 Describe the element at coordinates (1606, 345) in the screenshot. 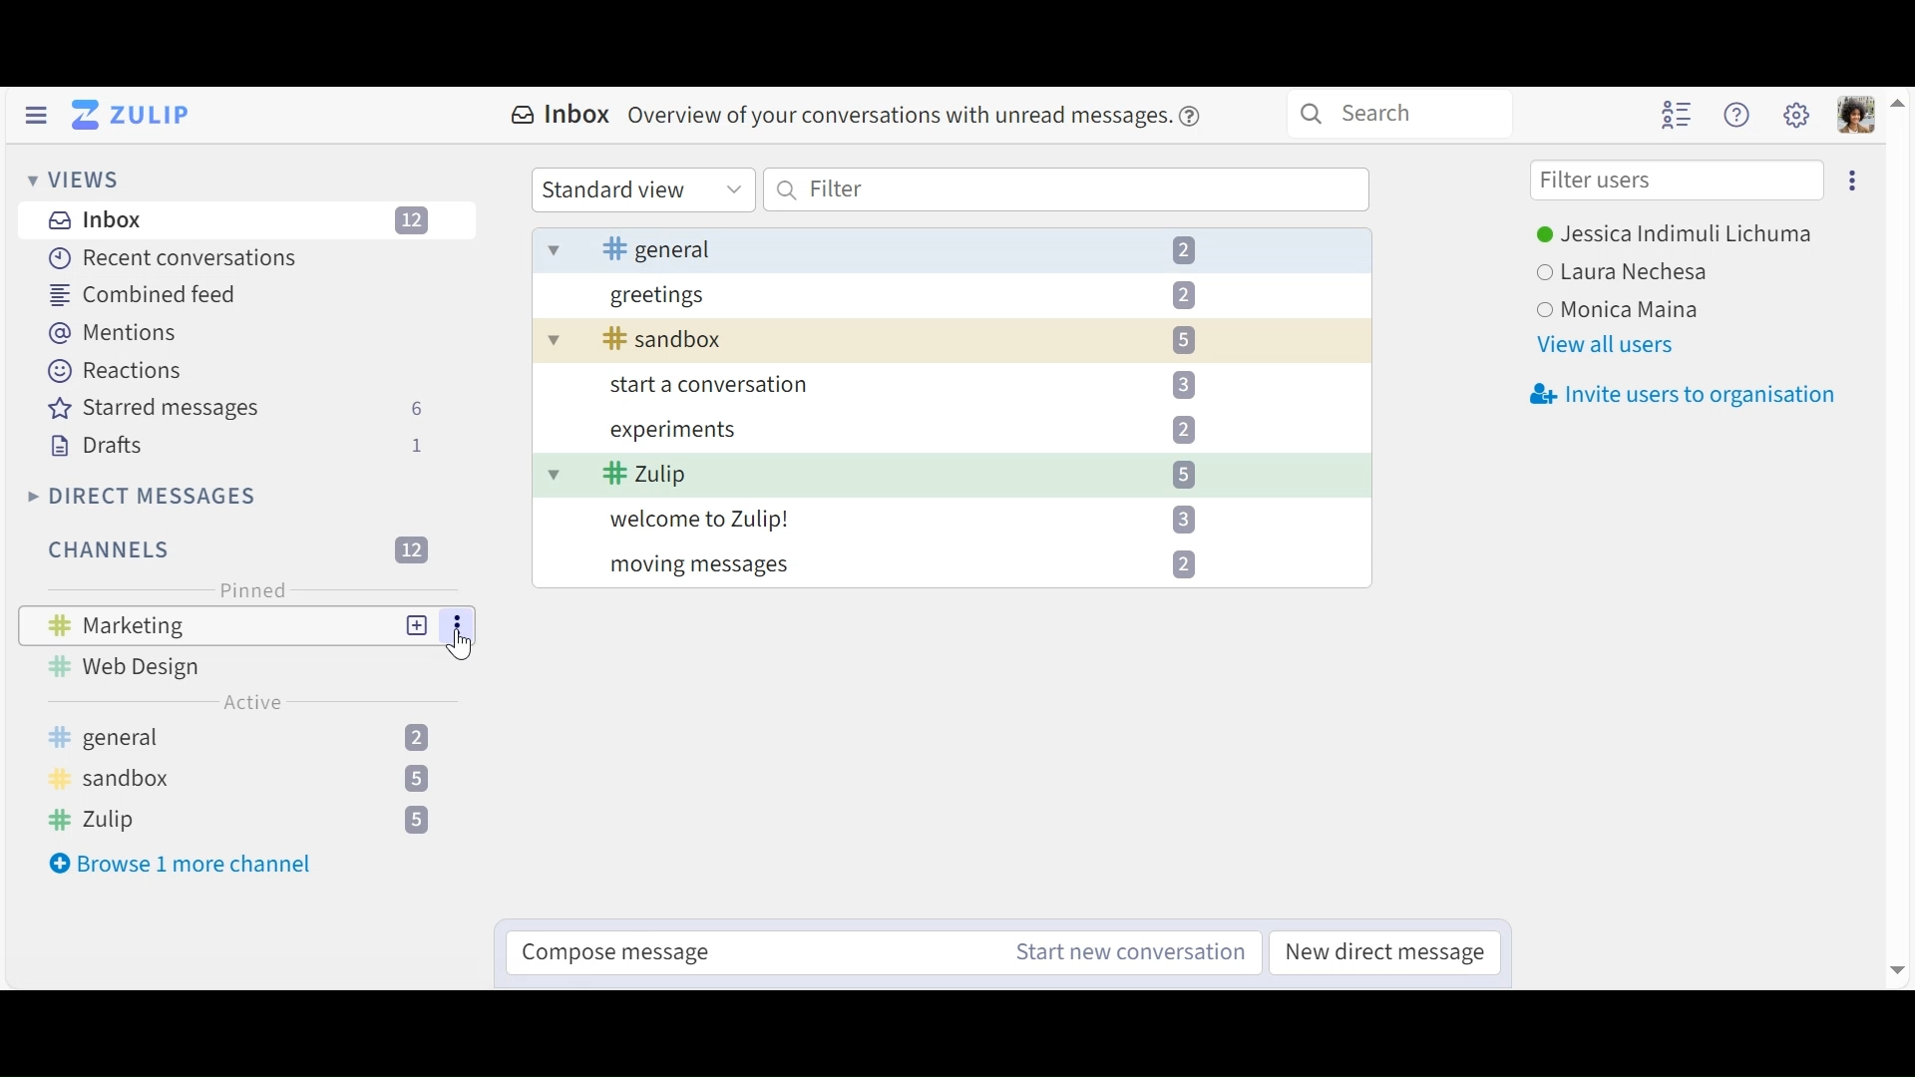

I see `View all users` at that location.